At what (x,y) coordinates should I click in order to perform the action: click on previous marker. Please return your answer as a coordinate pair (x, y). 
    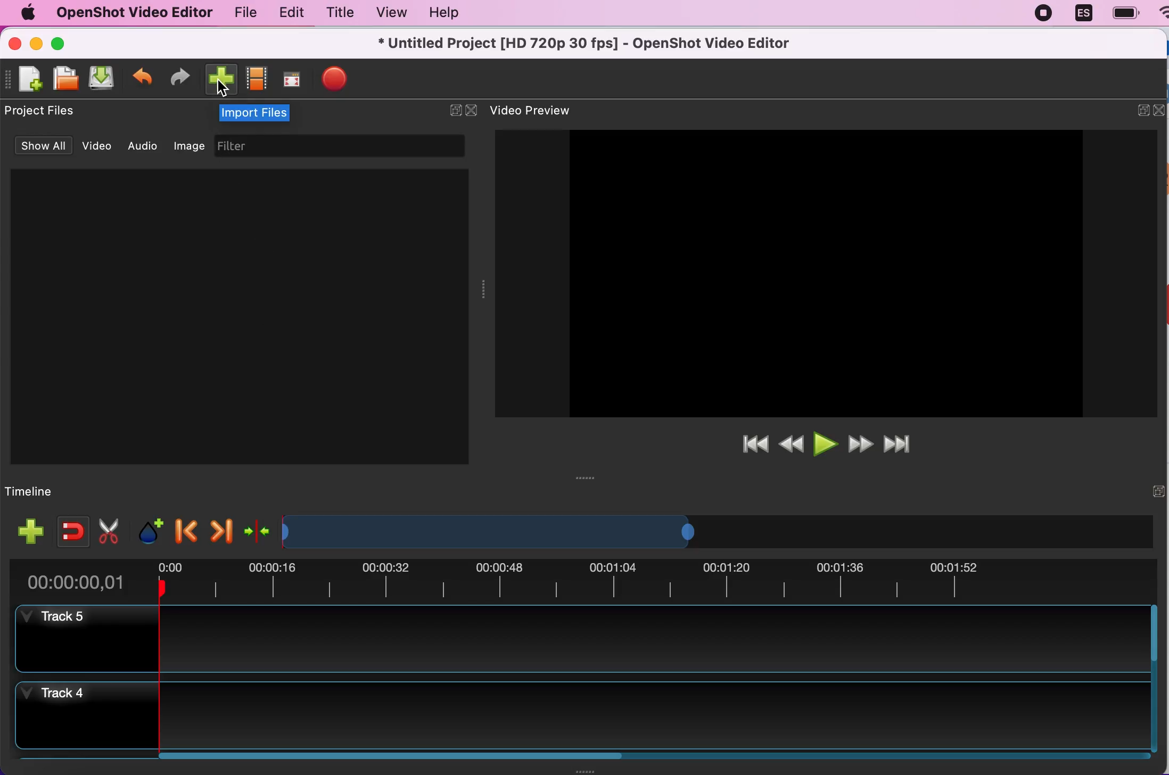
    Looking at the image, I should click on (184, 530).